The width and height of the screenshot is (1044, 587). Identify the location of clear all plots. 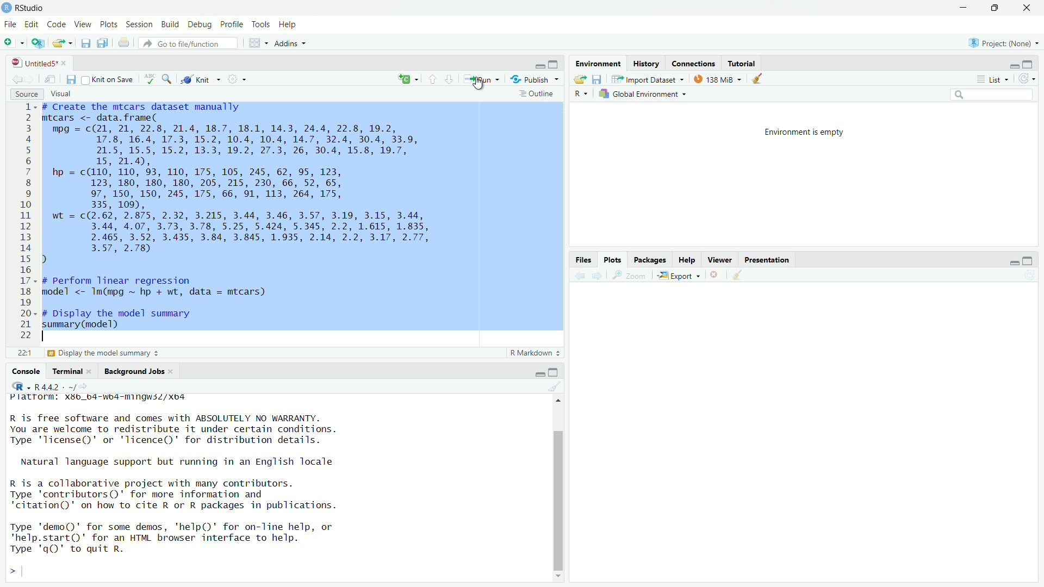
(738, 275).